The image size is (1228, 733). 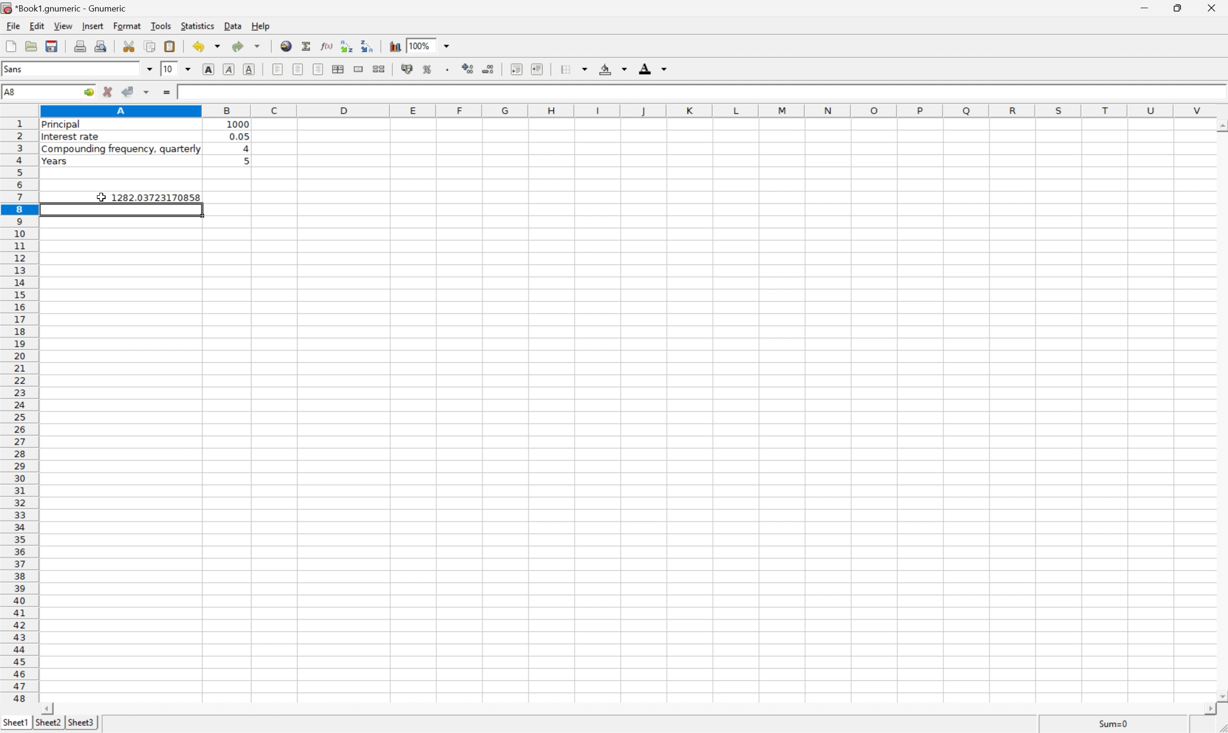 What do you see at coordinates (328, 46) in the screenshot?
I see `edit function in current cell` at bounding box center [328, 46].